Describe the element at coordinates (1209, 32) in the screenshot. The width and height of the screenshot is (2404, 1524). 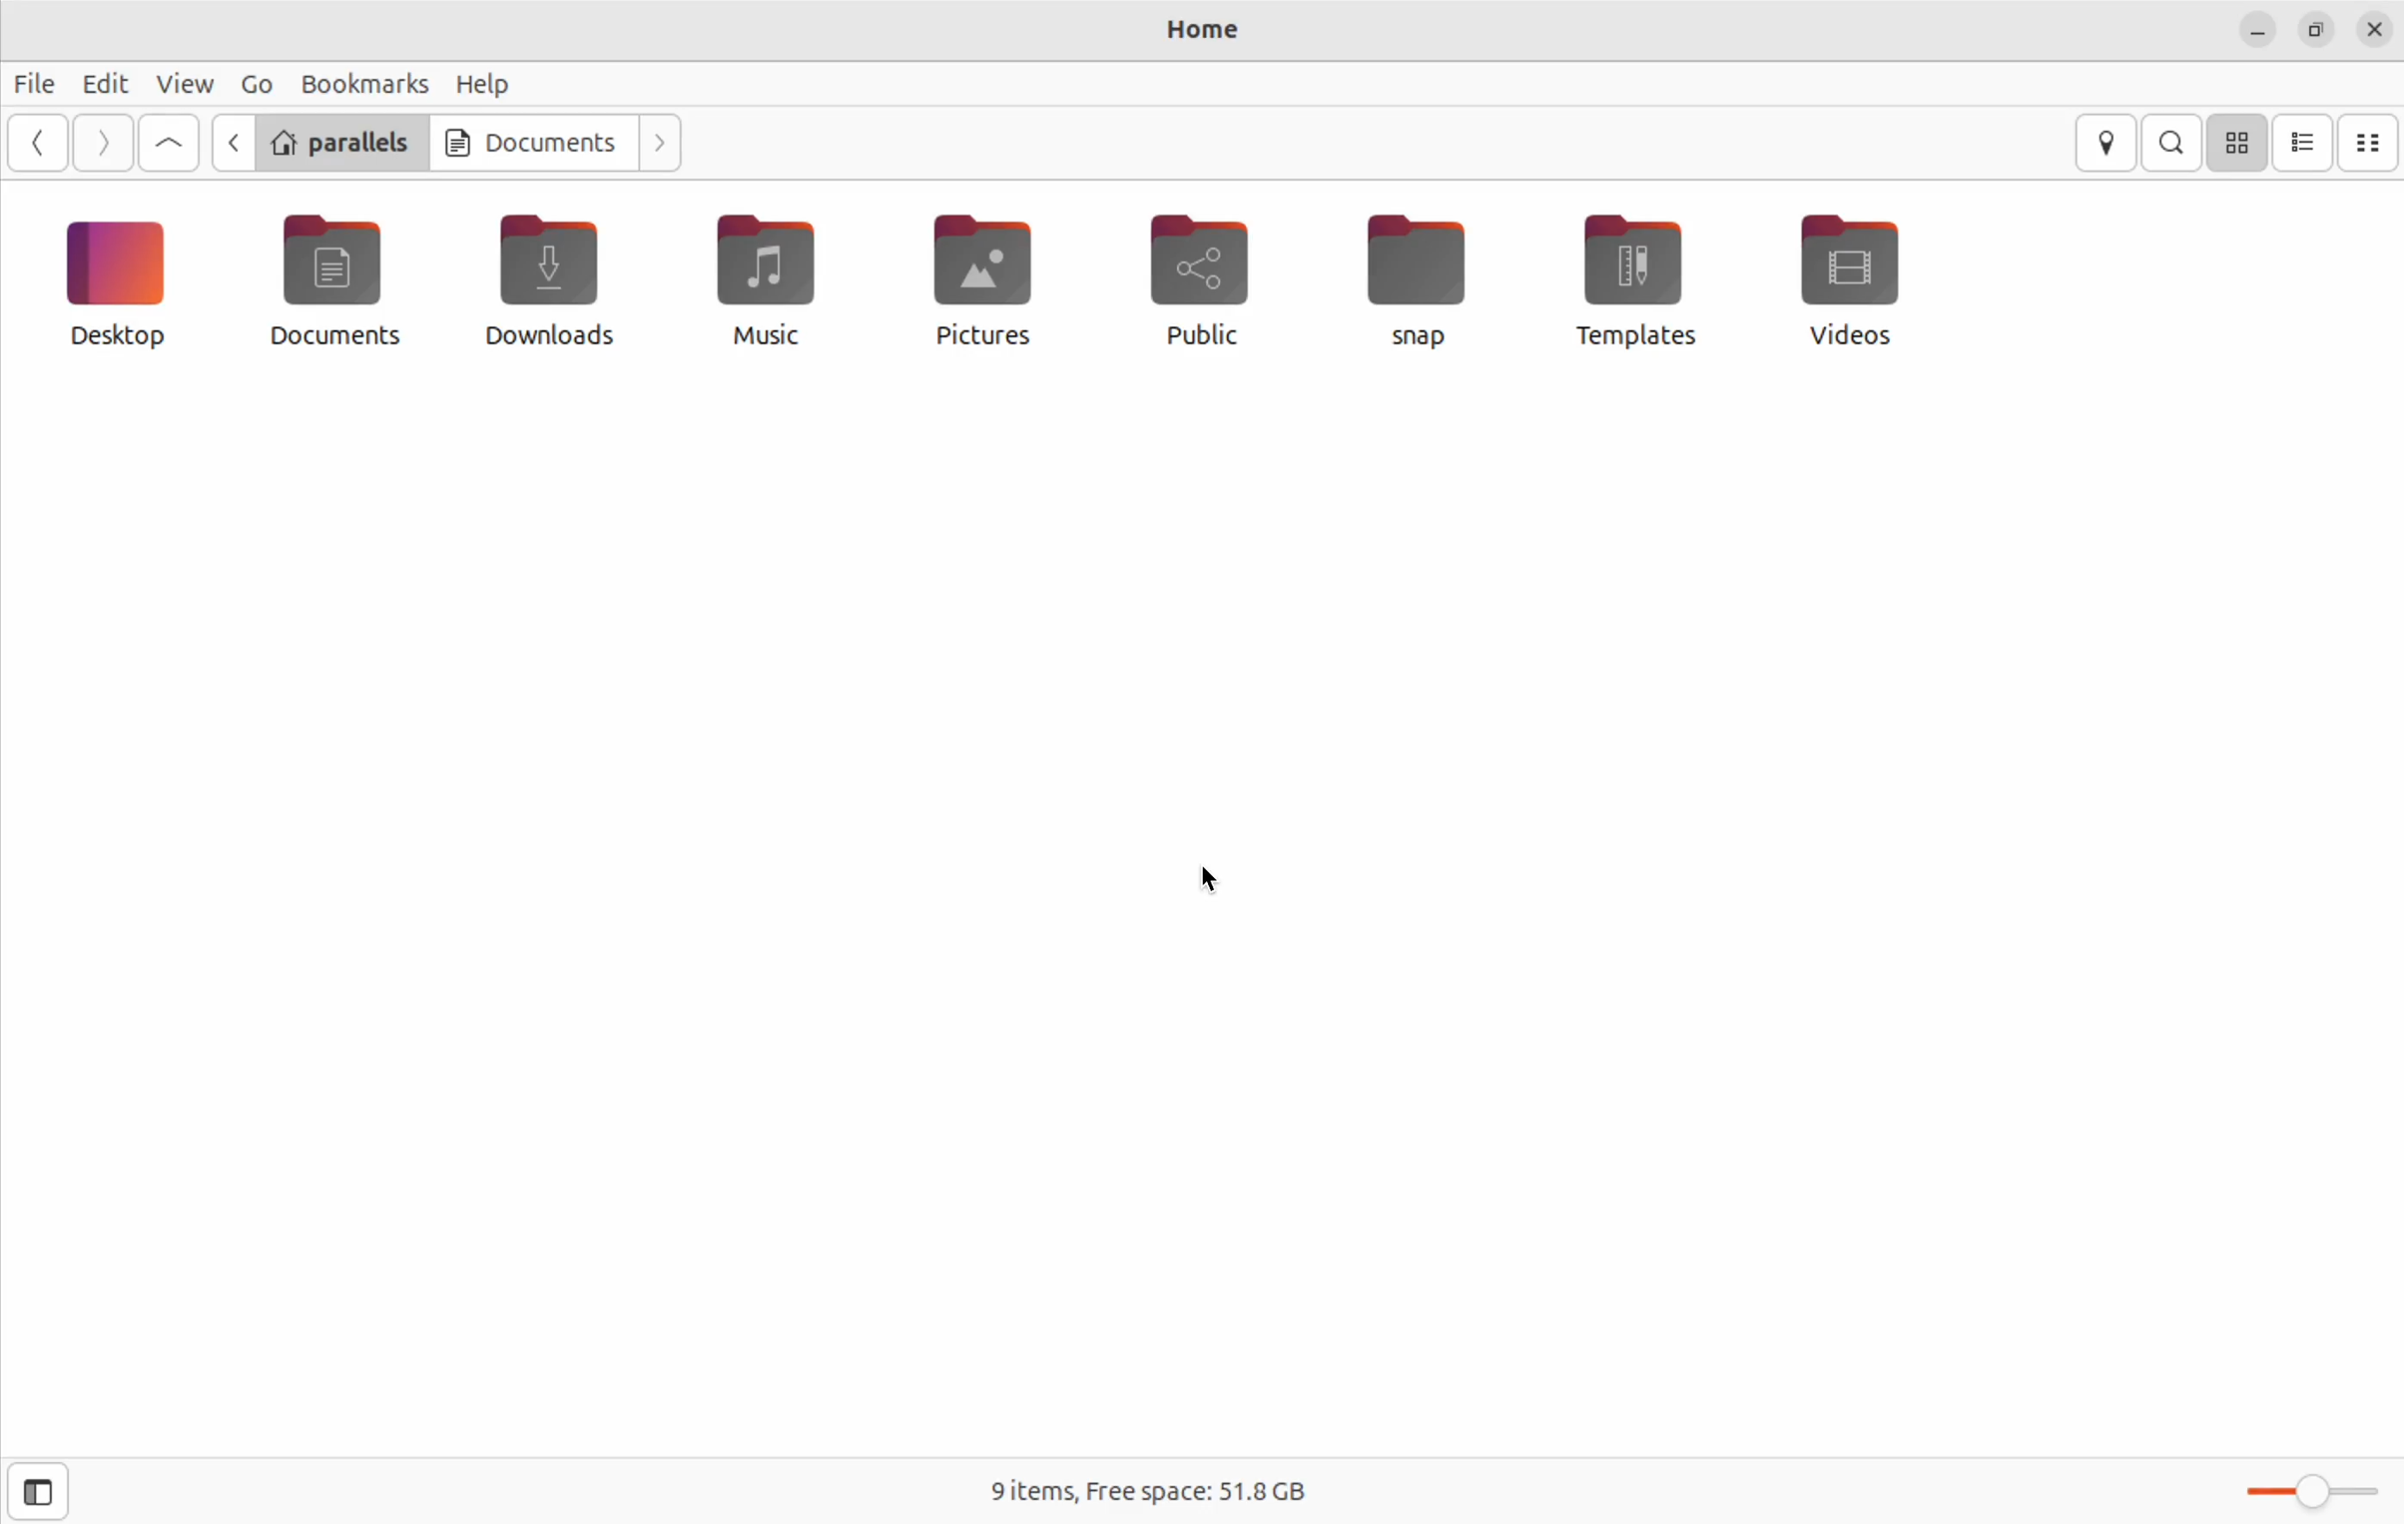
I see `Home` at that location.